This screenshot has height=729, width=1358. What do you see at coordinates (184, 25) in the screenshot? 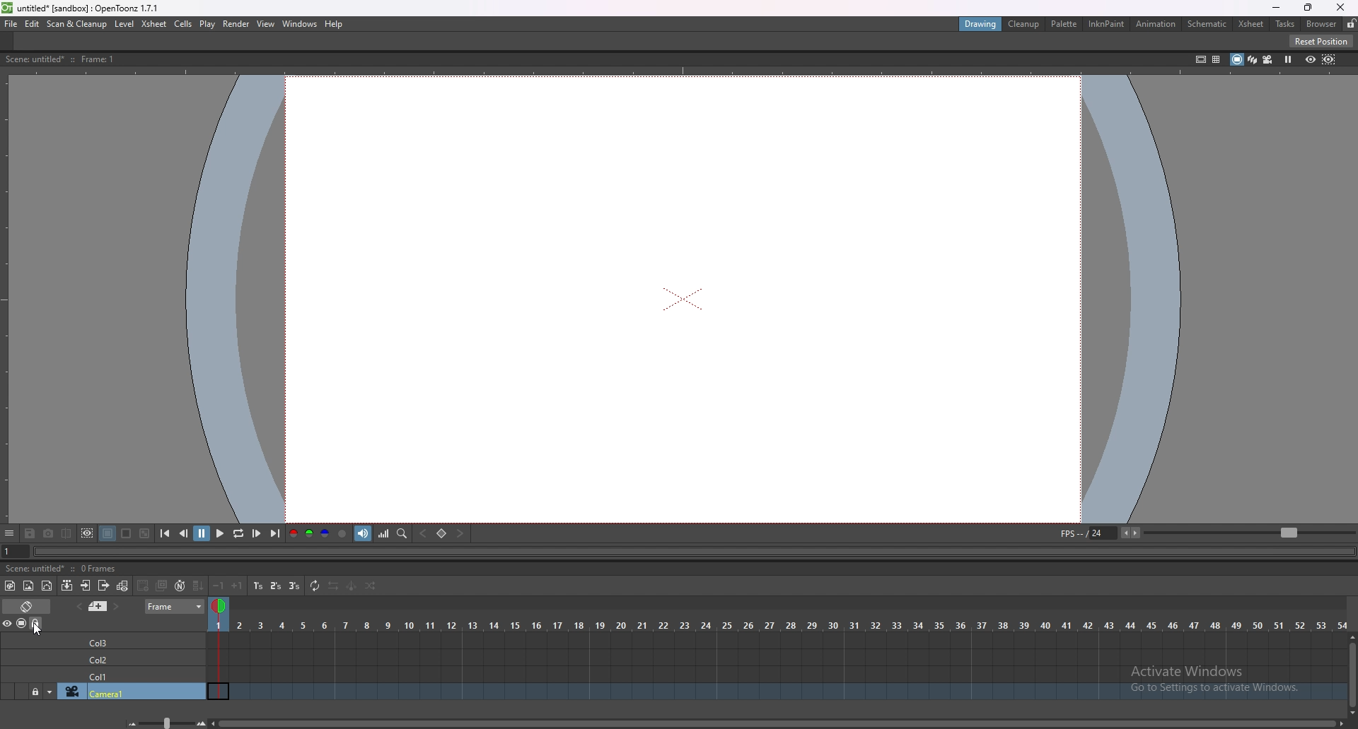
I see `cells` at bounding box center [184, 25].